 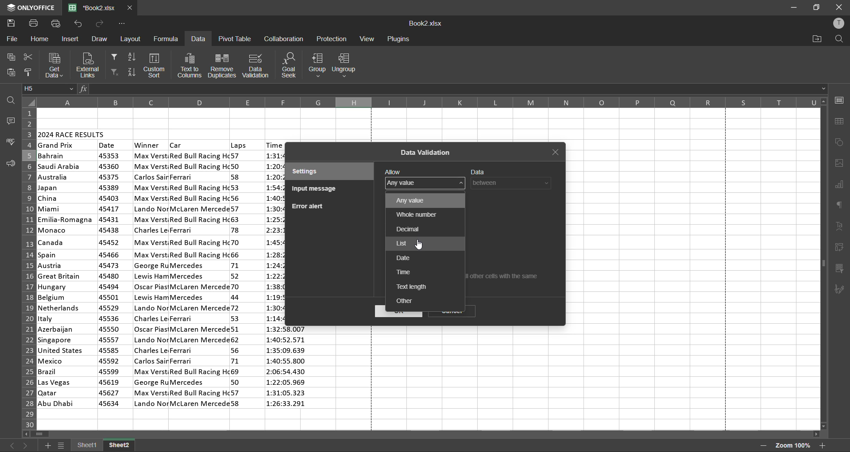 What do you see at coordinates (30, 8) in the screenshot?
I see `app name` at bounding box center [30, 8].